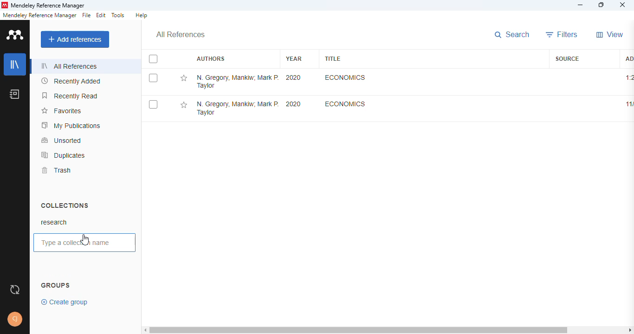 This screenshot has height=334, width=634. I want to click on sync, so click(15, 290).